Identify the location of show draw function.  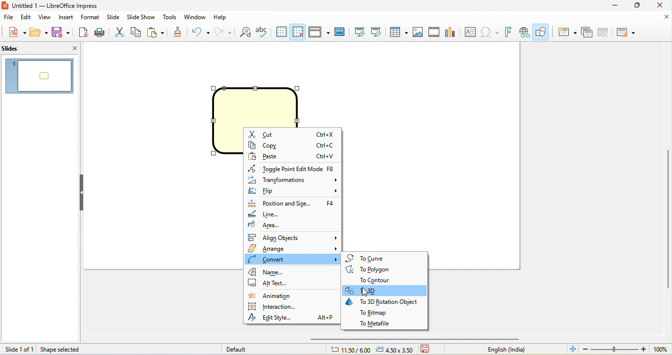
(542, 32).